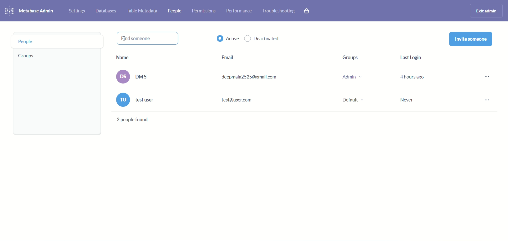 The height and width of the screenshot is (241, 508). Describe the element at coordinates (28, 57) in the screenshot. I see `groups` at that location.